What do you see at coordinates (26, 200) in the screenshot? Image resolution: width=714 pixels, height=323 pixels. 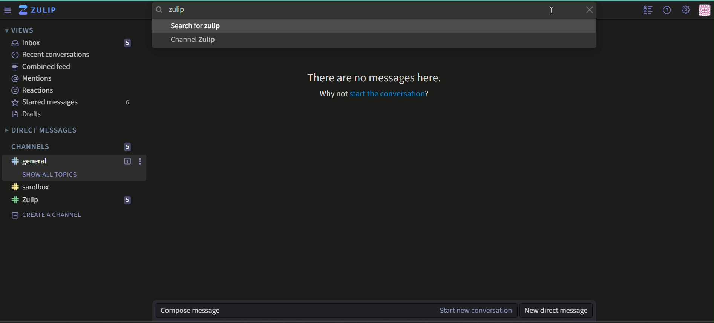 I see `#Zulip` at bounding box center [26, 200].